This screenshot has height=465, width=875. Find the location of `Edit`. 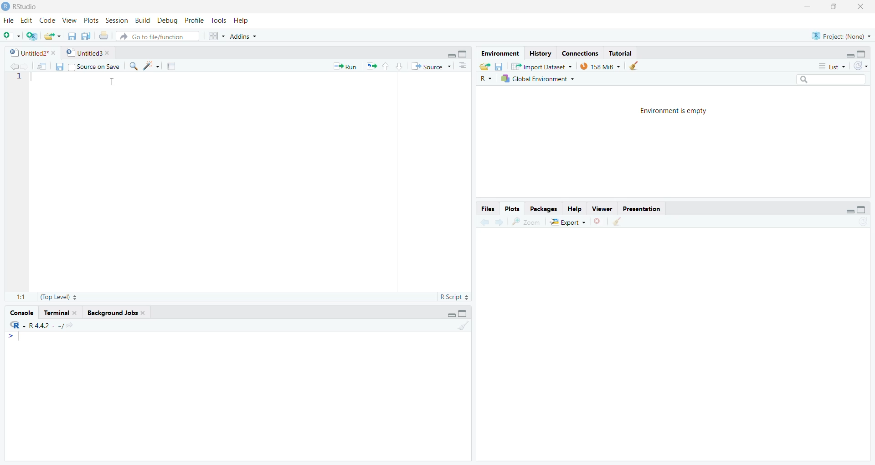

Edit is located at coordinates (26, 19).